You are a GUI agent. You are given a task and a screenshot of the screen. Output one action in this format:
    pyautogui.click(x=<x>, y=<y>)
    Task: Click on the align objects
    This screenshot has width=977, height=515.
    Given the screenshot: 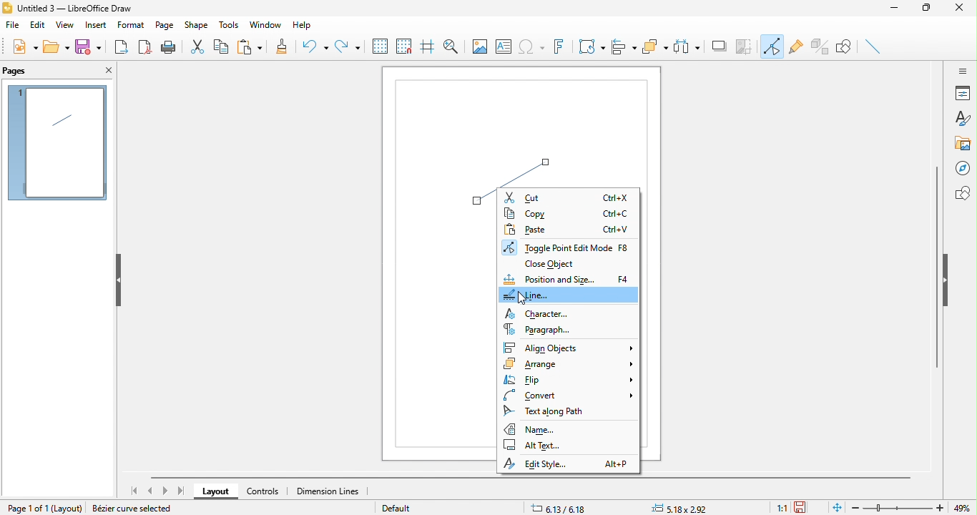 What is the action you would take?
    pyautogui.click(x=568, y=348)
    